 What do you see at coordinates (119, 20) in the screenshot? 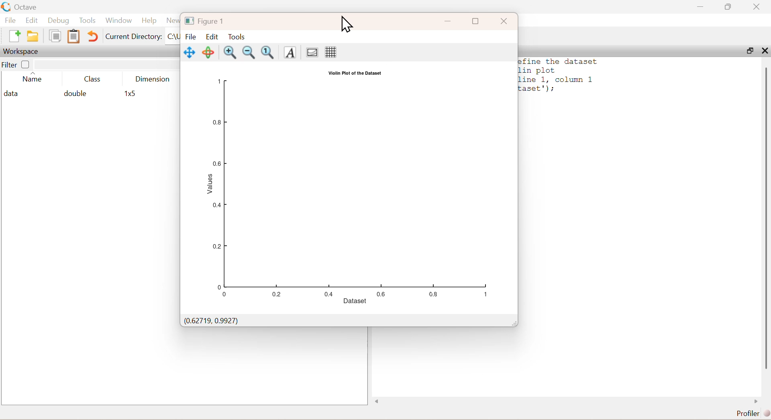
I see `window` at bounding box center [119, 20].